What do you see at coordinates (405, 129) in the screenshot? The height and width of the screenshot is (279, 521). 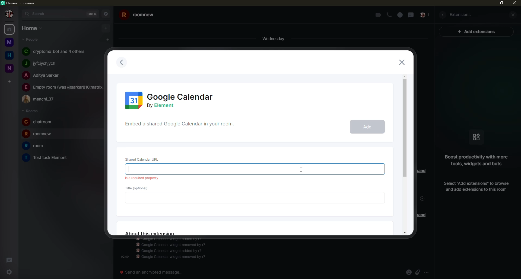 I see `scroll` at bounding box center [405, 129].